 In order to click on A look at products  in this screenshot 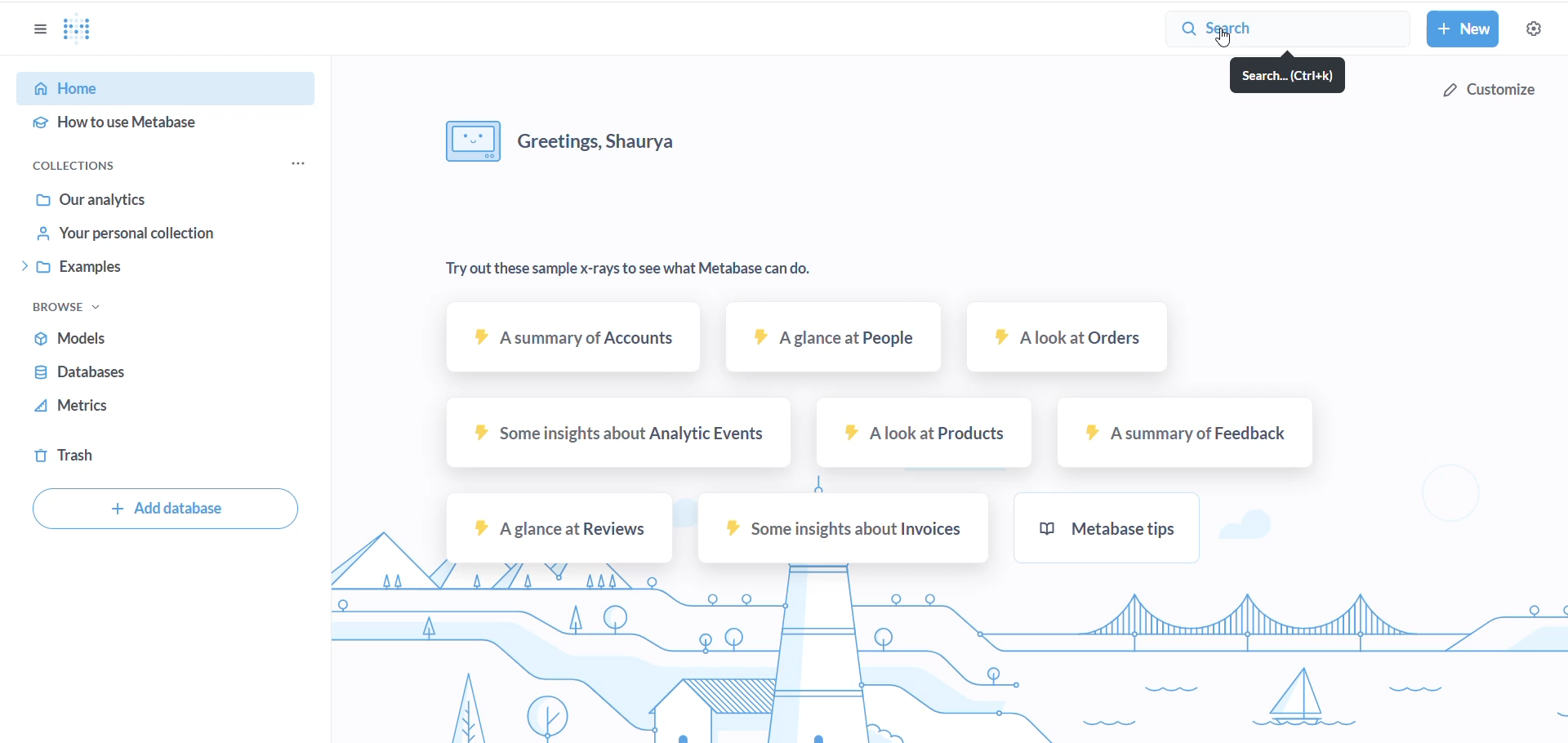, I will do `click(924, 437)`.